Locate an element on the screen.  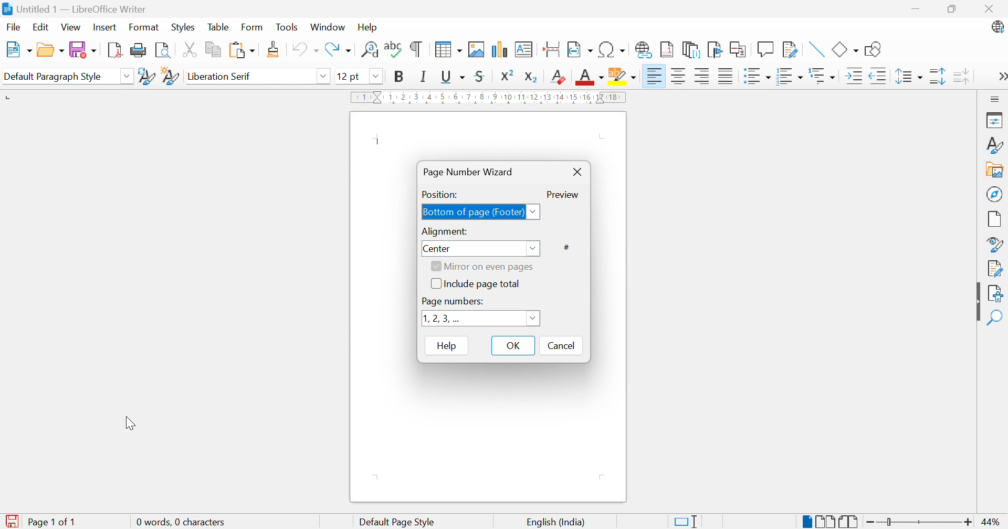
Insert line is located at coordinates (815, 49).